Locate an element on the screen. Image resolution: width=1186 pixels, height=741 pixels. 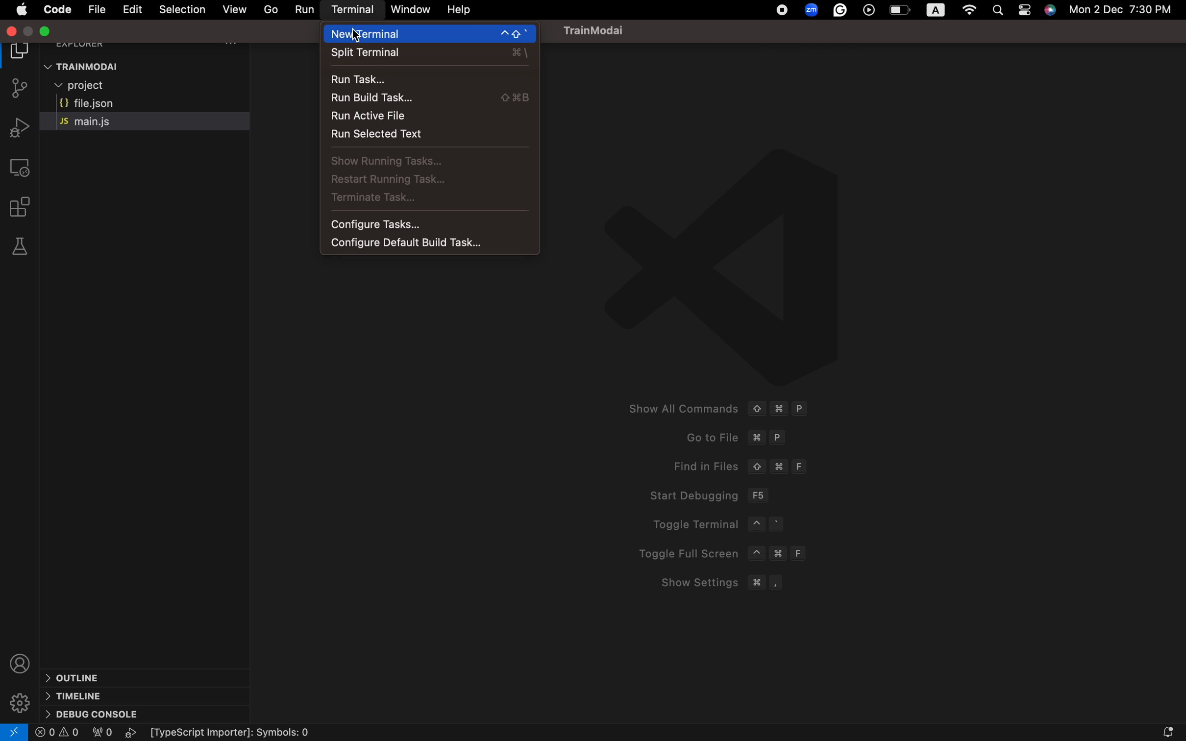
extensions is located at coordinates (24, 207).